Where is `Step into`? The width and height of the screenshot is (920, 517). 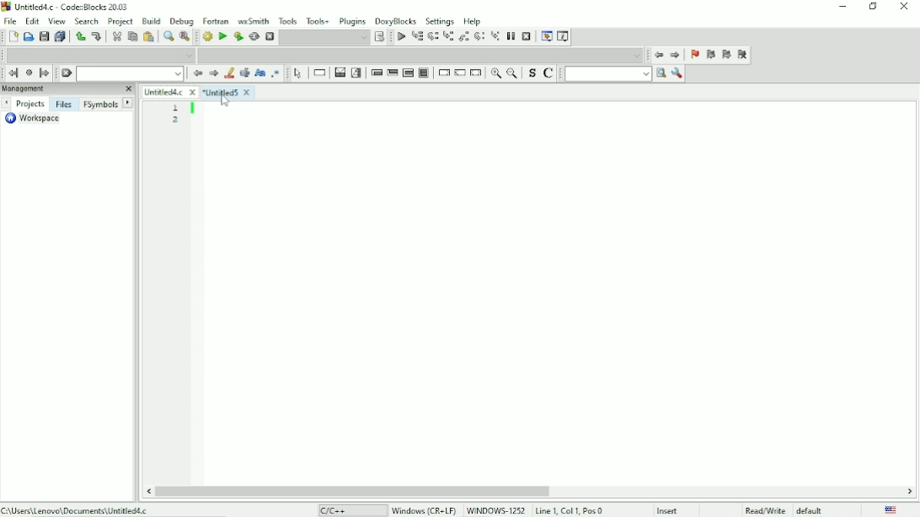 Step into is located at coordinates (448, 37).